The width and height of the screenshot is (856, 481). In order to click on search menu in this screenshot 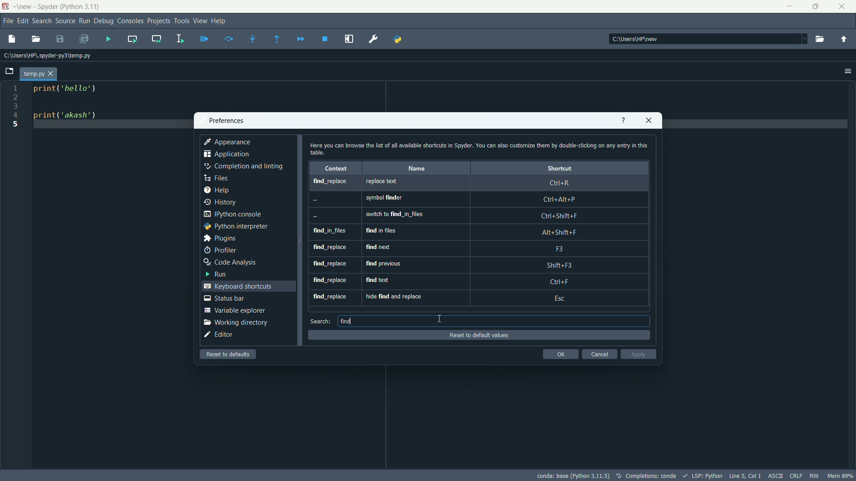, I will do `click(42, 20)`.